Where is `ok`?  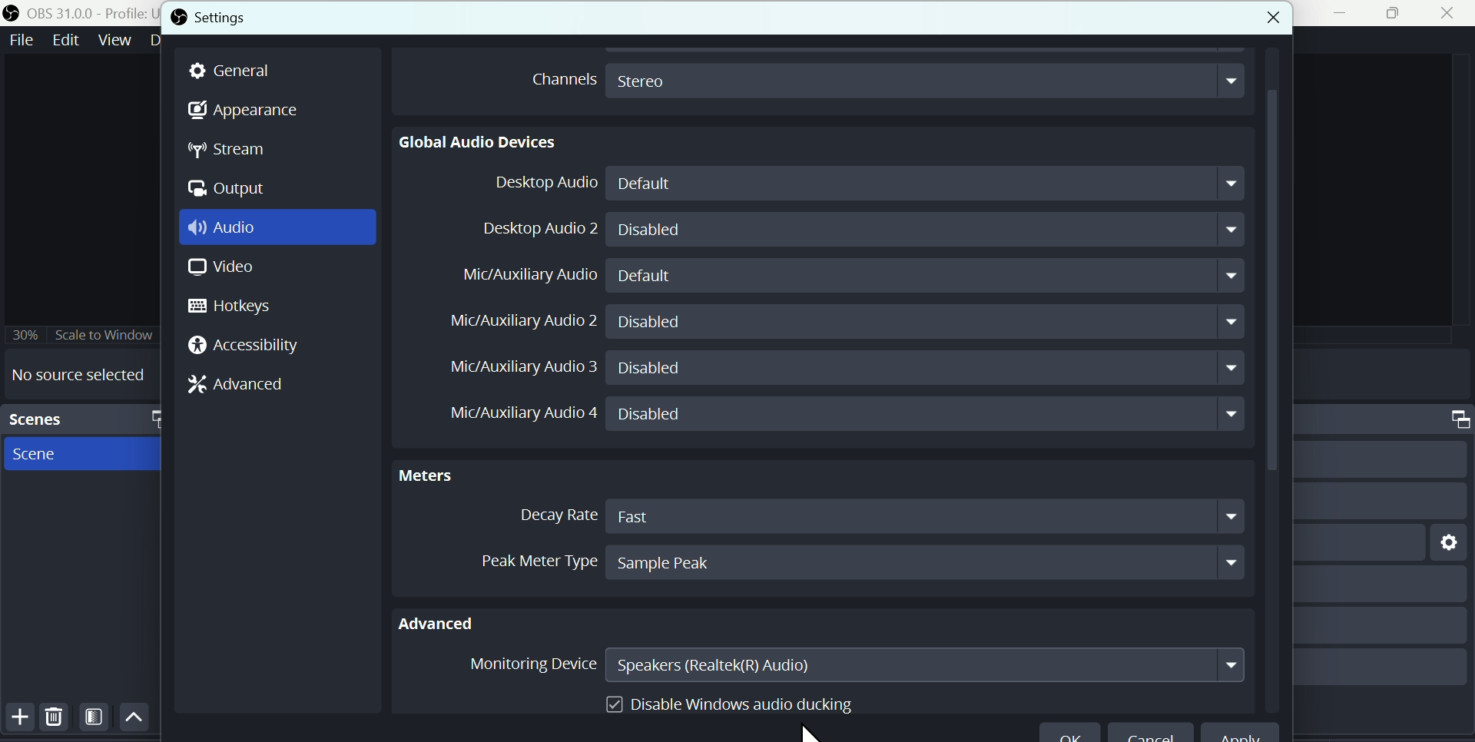 ok is located at coordinates (1069, 734).